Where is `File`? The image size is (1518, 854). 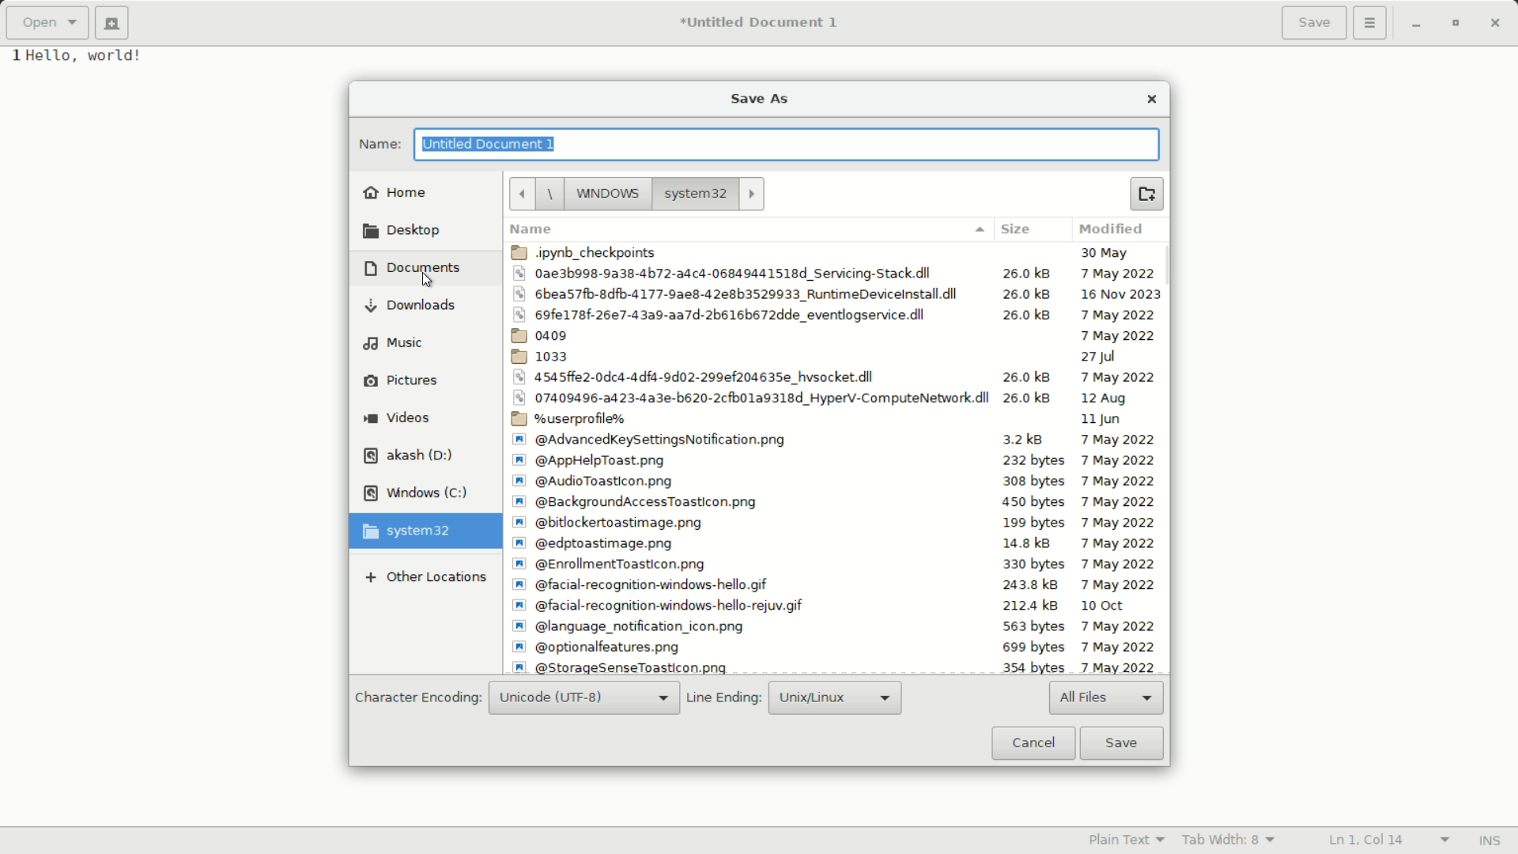
File is located at coordinates (836, 334).